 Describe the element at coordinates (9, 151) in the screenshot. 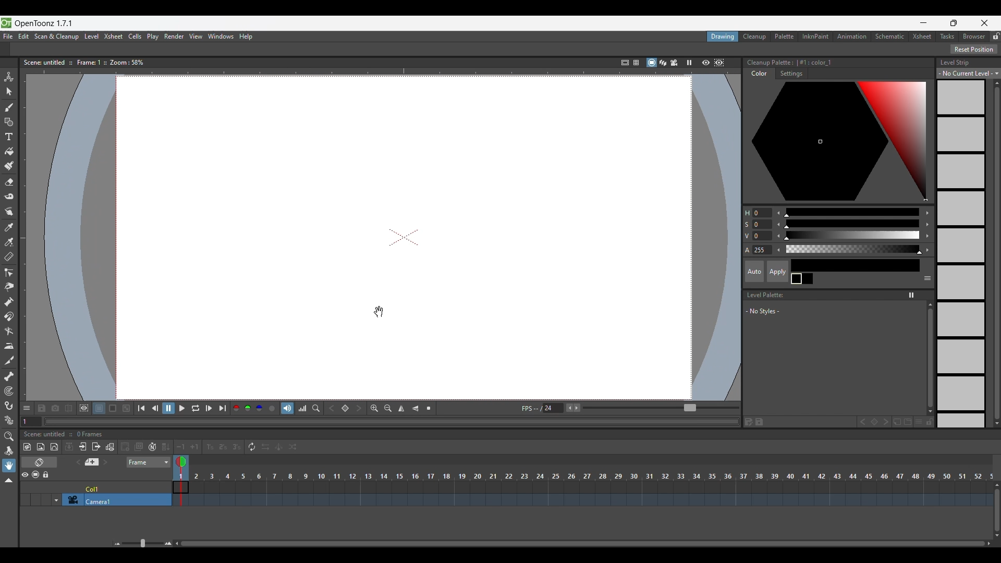

I see `Fill tool` at that location.